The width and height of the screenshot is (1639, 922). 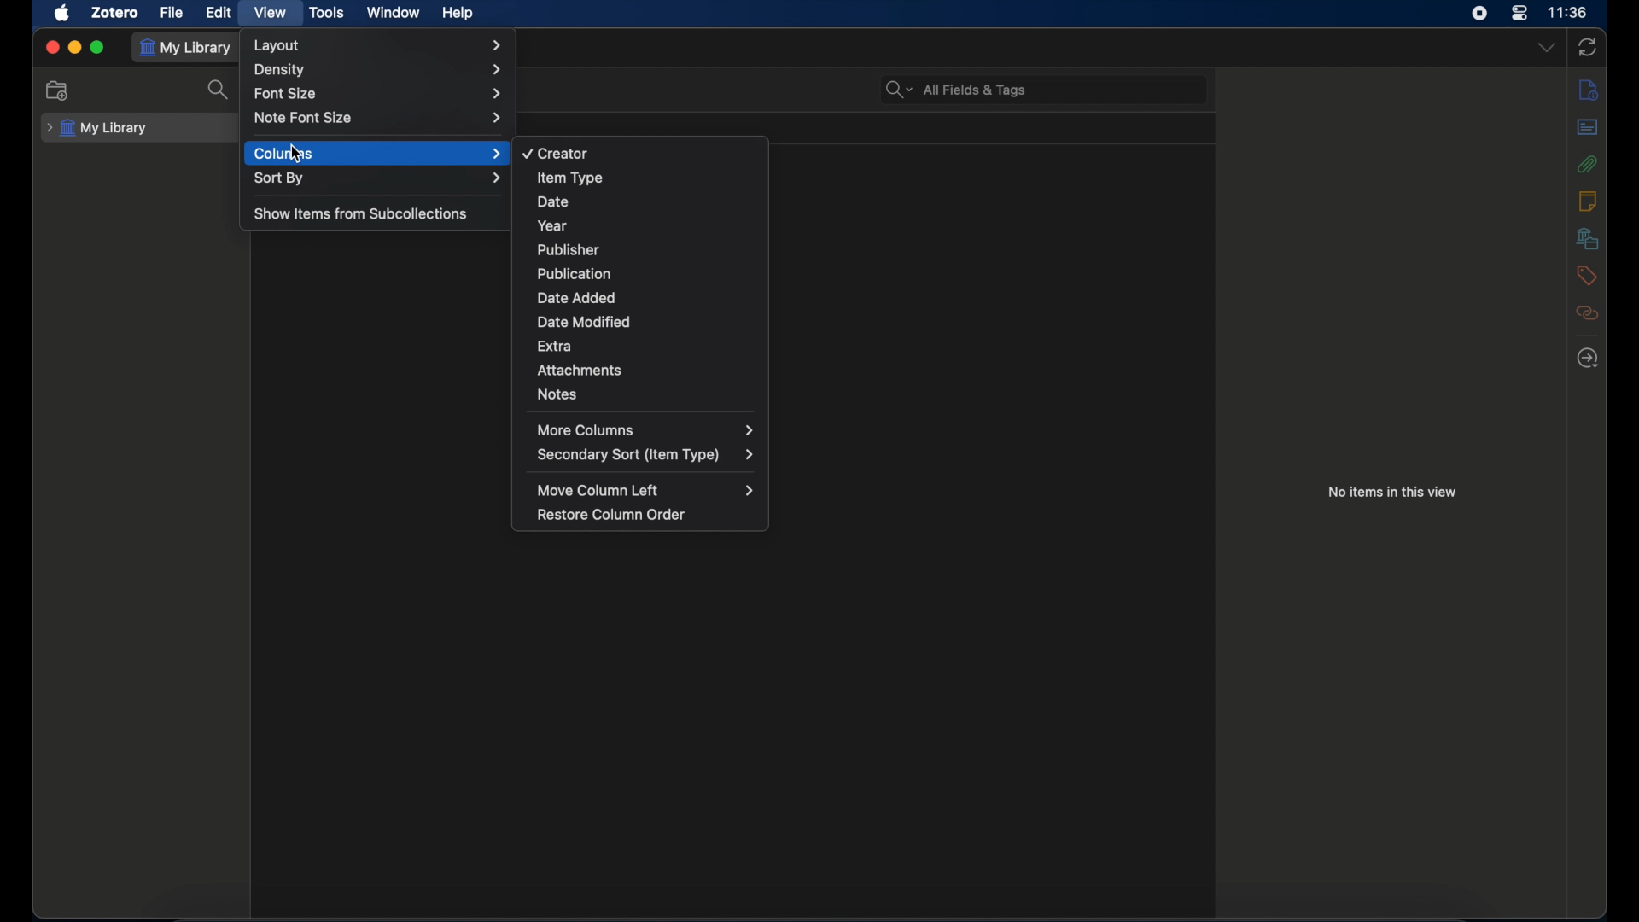 What do you see at coordinates (1548, 48) in the screenshot?
I see `dropdown` at bounding box center [1548, 48].